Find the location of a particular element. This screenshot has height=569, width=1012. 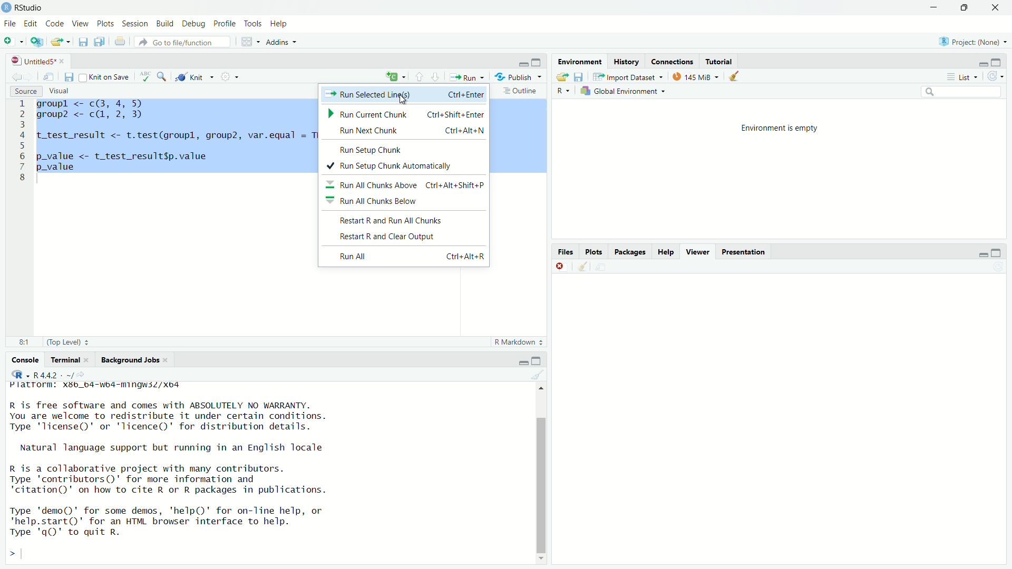

maximise is located at coordinates (539, 360).